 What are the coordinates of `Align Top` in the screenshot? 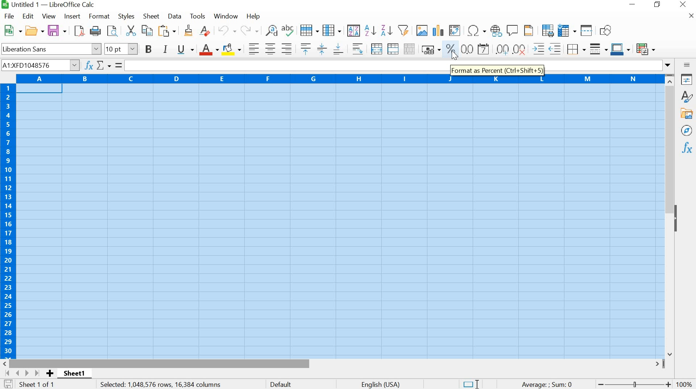 It's located at (305, 48).